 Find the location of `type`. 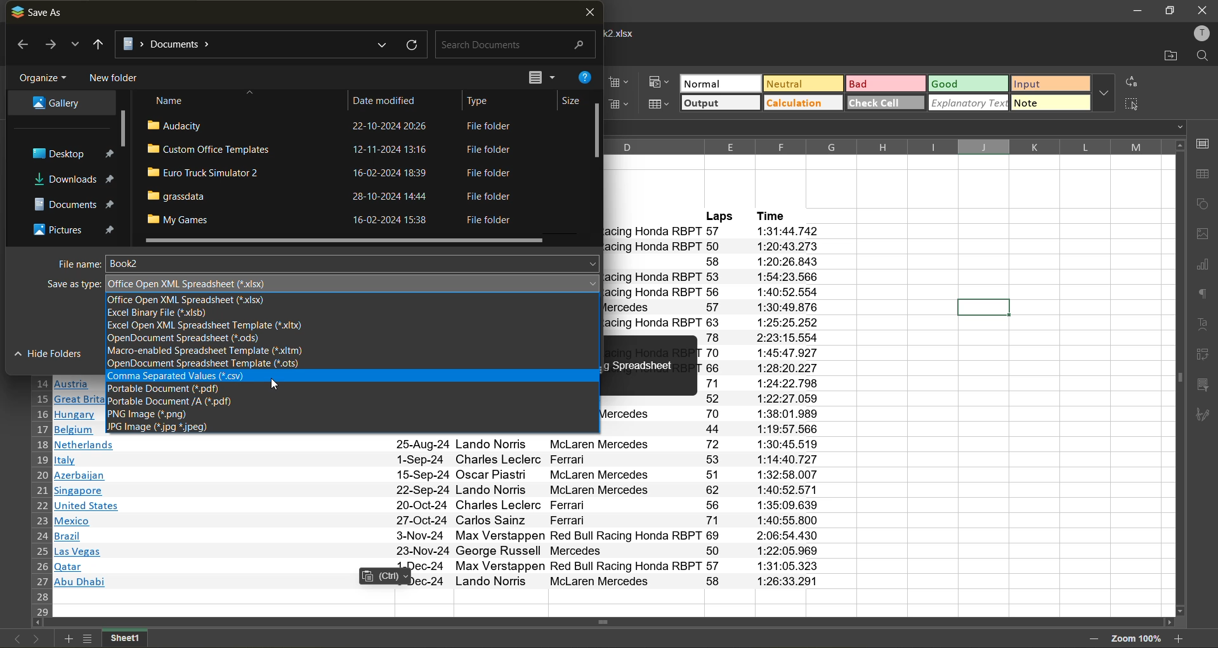

type is located at coordinates (484, 99).